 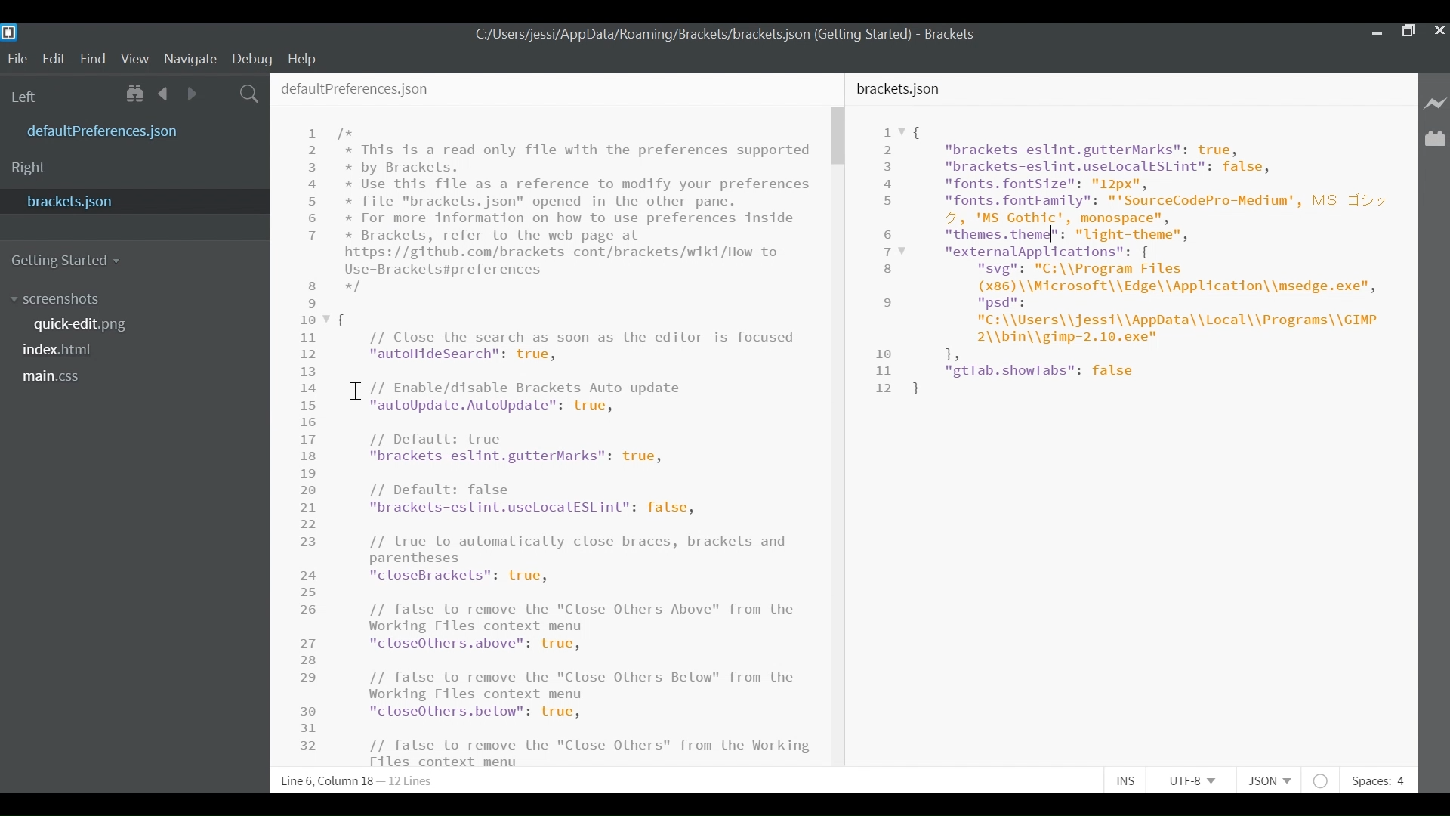 What do you see at coordinates (1267, 780) in the screenshot?
I see `Select File Type` at bounding box center [1267, 780].